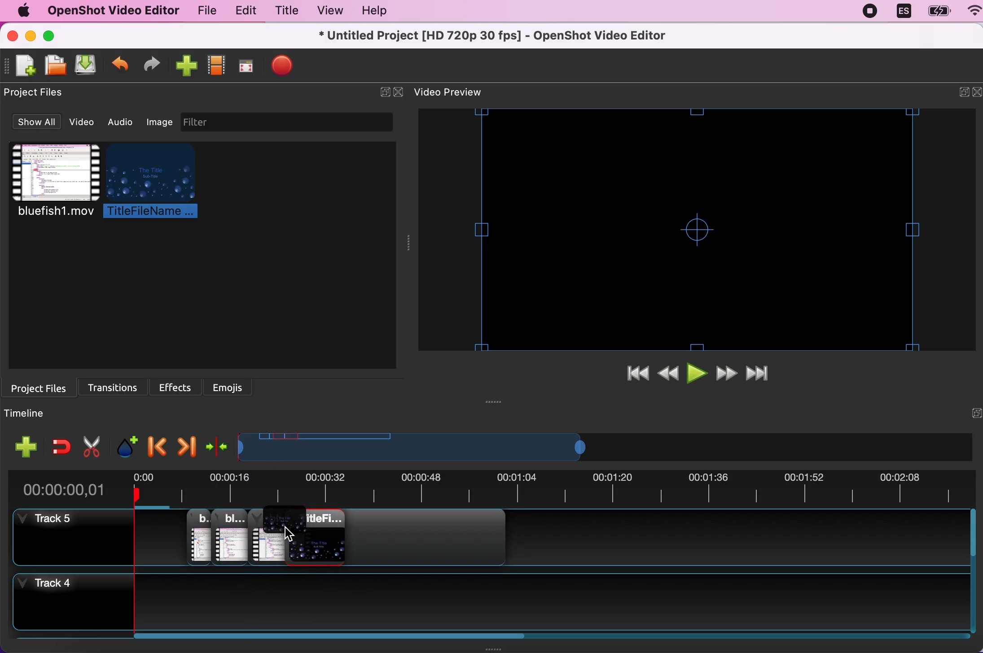  Describe the element at coordinates (68, 536) in the screenshot. I see `track 5` at that location.